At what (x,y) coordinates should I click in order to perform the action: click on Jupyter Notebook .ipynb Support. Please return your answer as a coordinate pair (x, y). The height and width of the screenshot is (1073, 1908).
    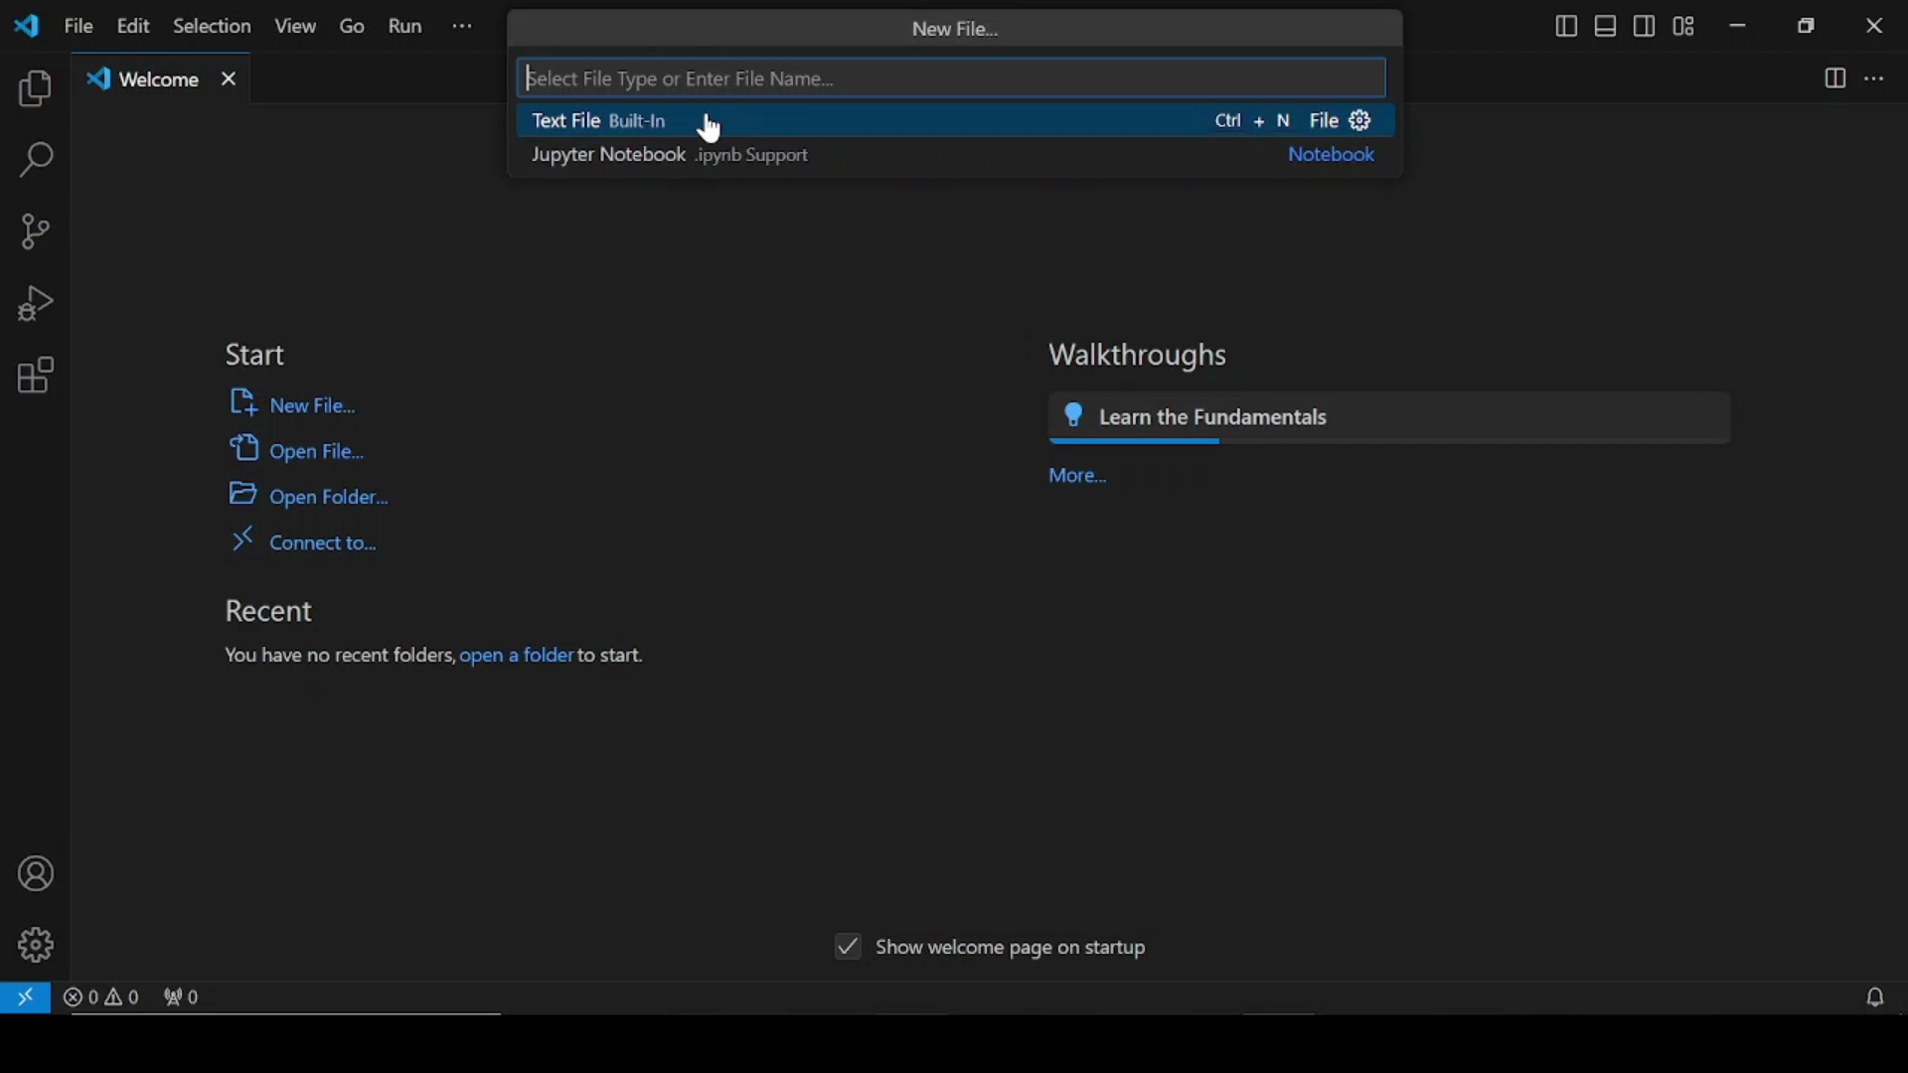
    Looking at the image, I should click on (685, 158).